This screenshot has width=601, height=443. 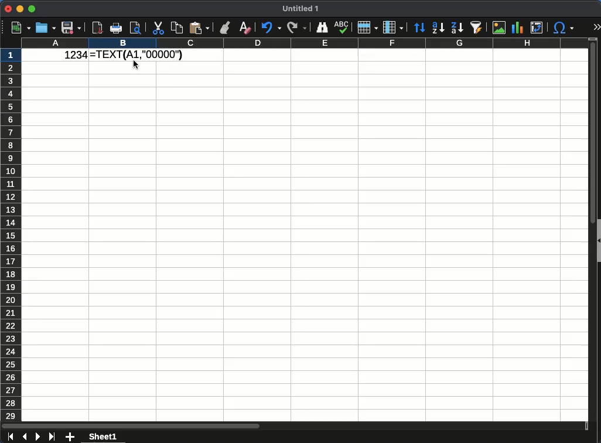 What do you see at coordinates (103, 437) in the screenshot?
I see `sheet 1` at bounding box center [103, 437].